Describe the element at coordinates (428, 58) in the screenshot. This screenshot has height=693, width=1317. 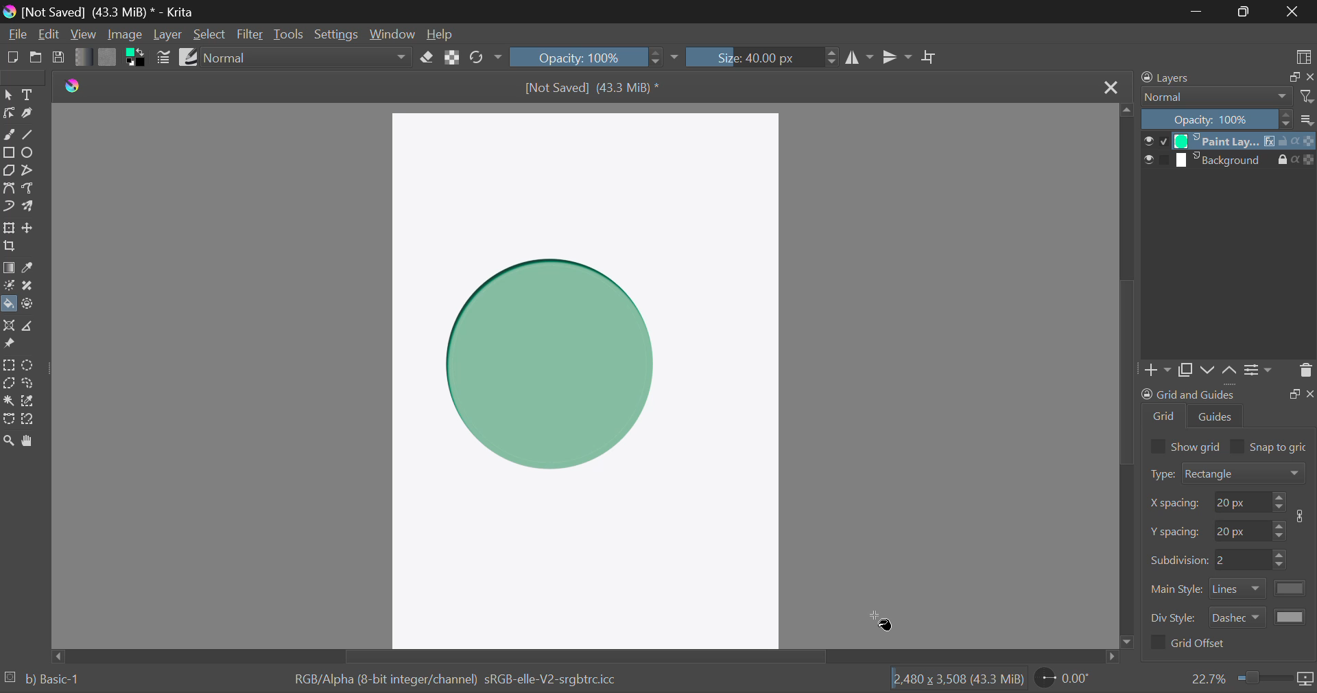
I see `Eraser` at that location.